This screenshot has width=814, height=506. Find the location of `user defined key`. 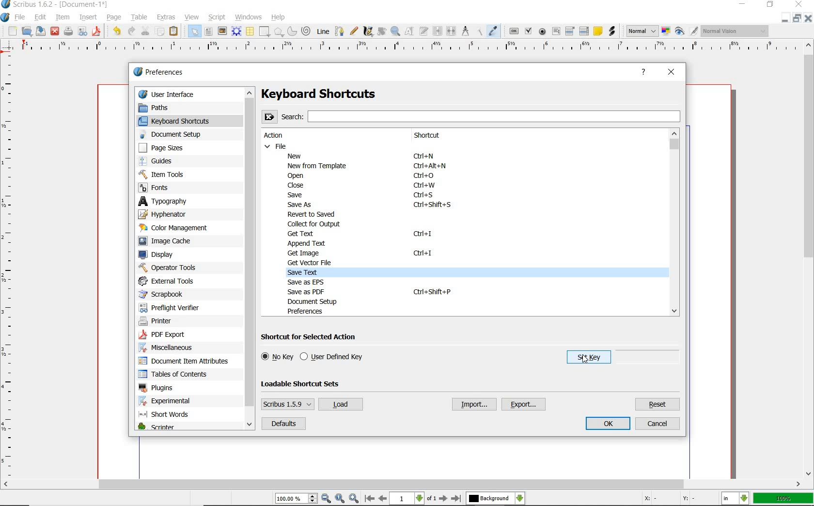

user defined key is located at coordinates (333, 357).